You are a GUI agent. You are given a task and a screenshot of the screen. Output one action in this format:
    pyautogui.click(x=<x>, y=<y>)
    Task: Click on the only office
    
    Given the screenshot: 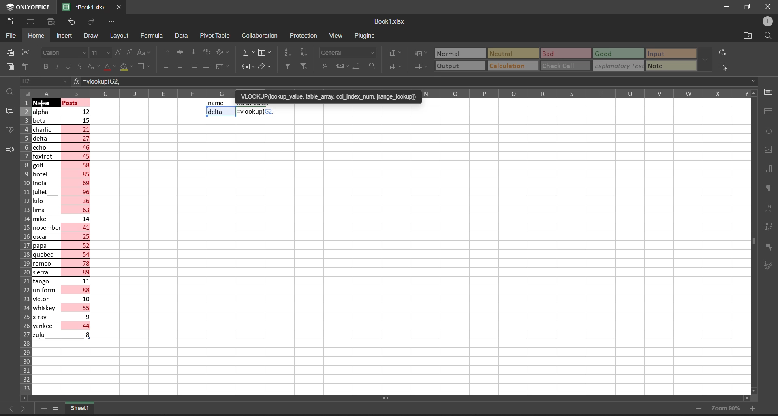 What is the action you would take?
    pyautogui.click(x=28, y=7)
    